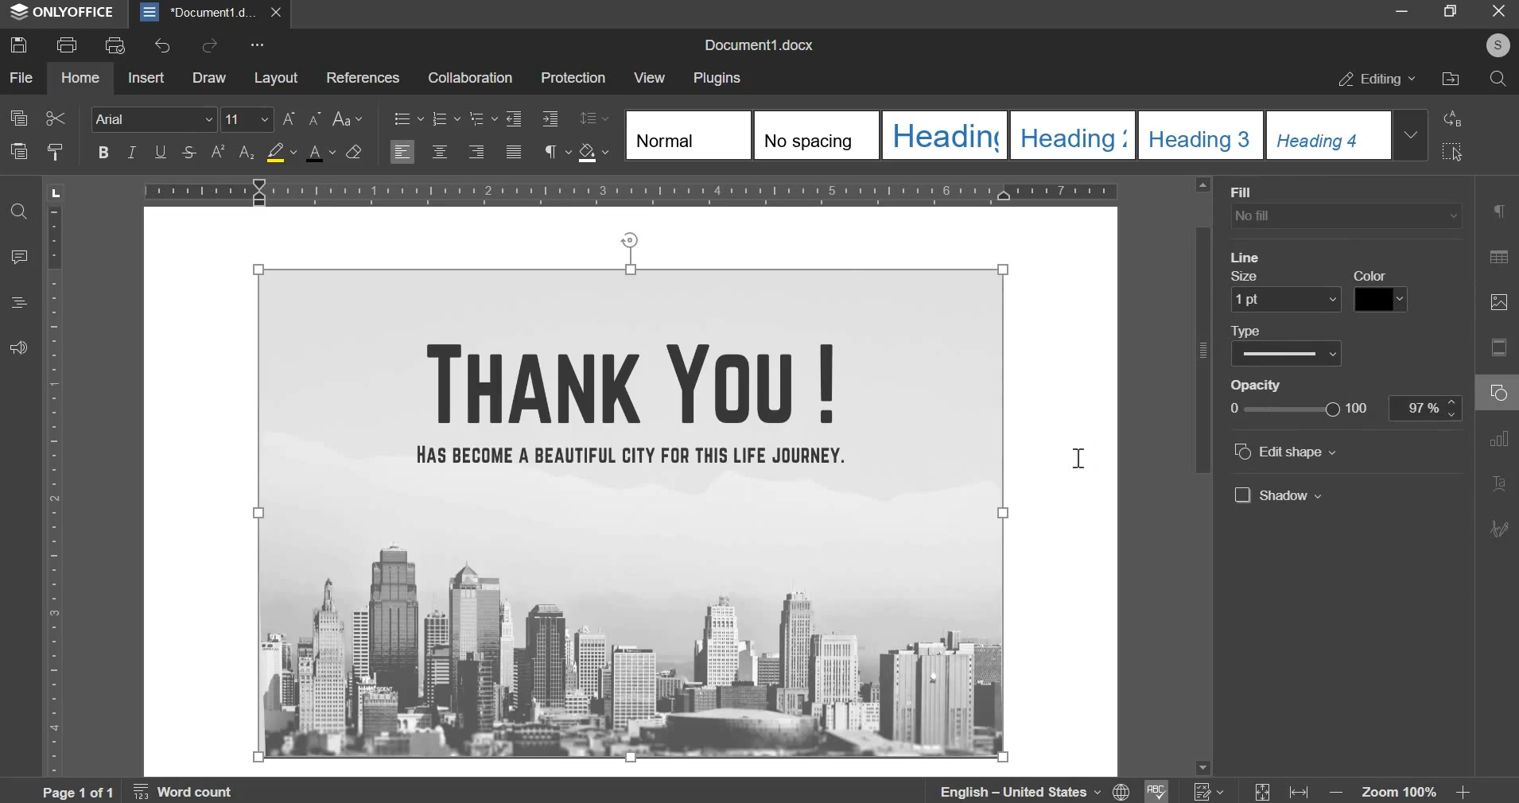 The height and width of the screenshot is (803, 1519). Describe the element at coordinates (57, 491) in the screenshot. I see `ruler` at that location.